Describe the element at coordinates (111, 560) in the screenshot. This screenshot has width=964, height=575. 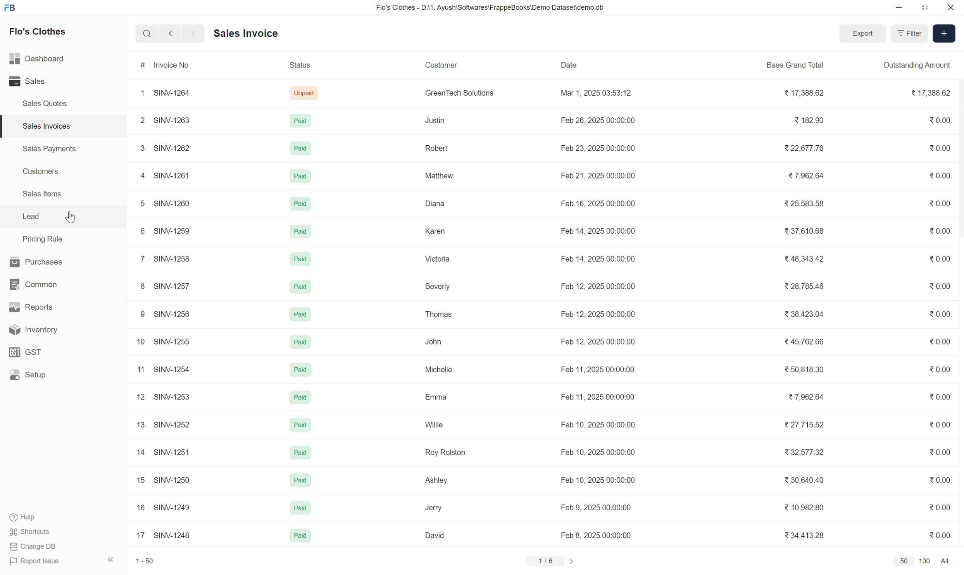
I see `Hide sidebar` at that location.